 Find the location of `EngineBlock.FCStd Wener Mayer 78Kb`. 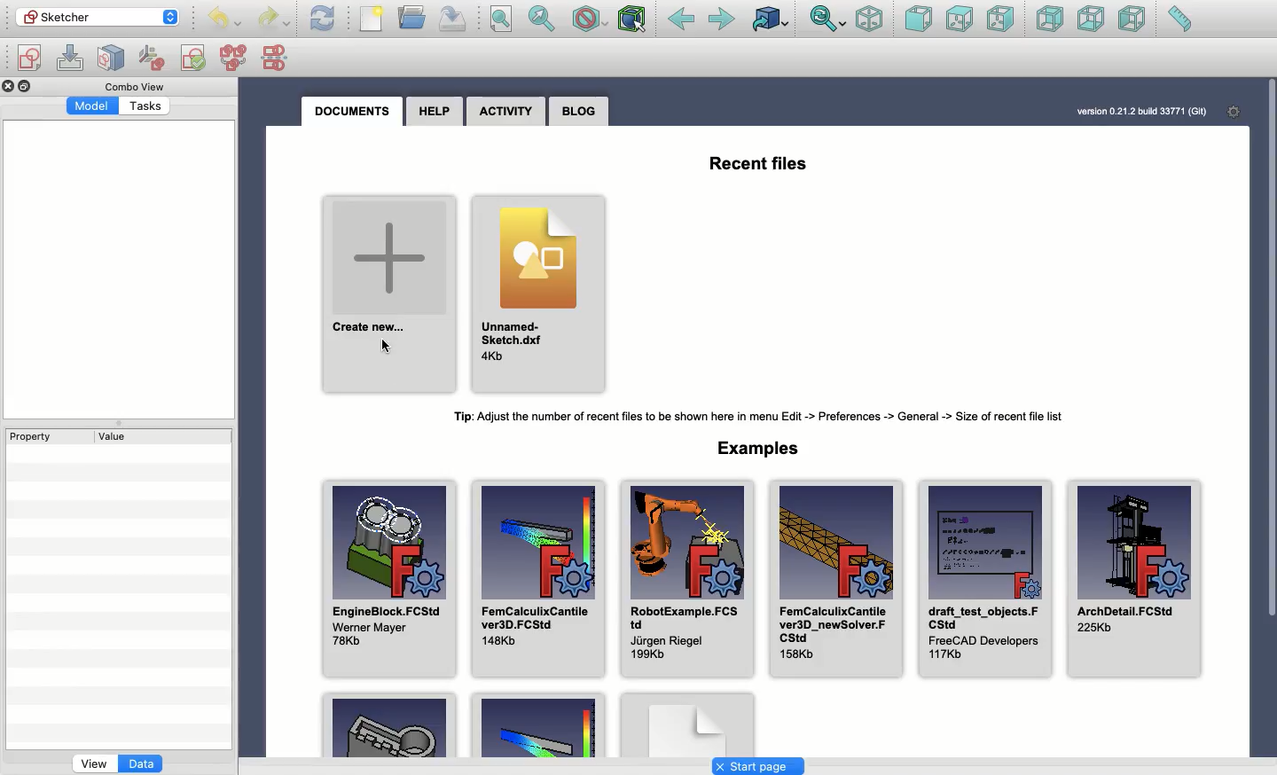

EngineBlock.FCStd Wener Mayer 78Kb is located at coordinates (390, 578).